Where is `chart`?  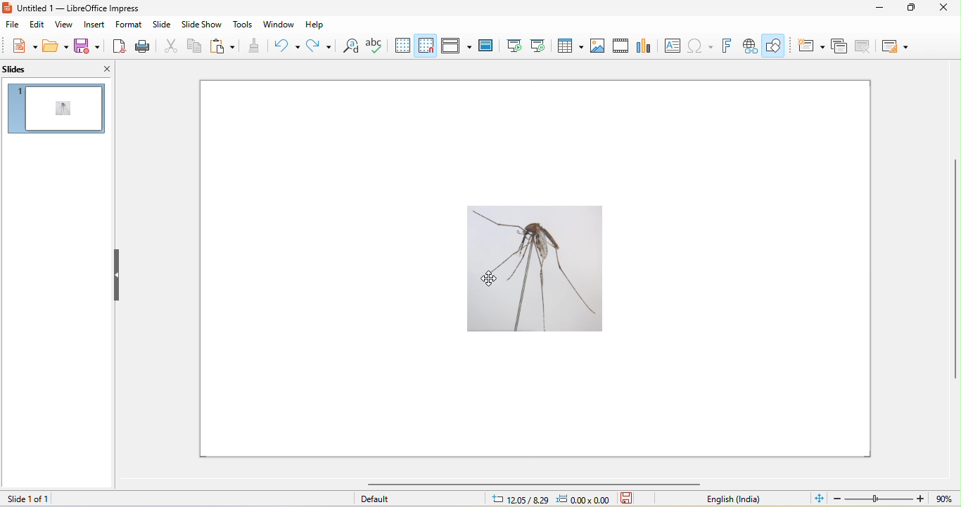 chart is located at coordinates (644, 46).